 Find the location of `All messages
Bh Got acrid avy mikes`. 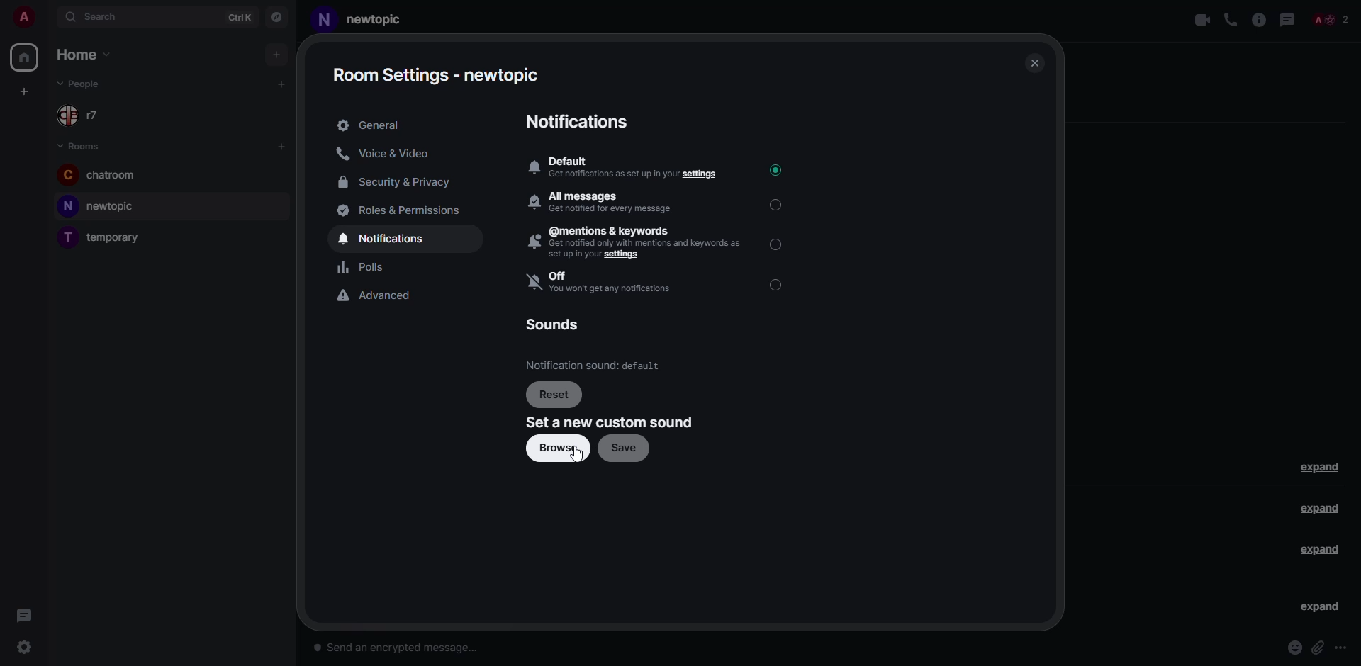

All messages
Bh Got acrid avy mikes is located at coordinates (606, 199).